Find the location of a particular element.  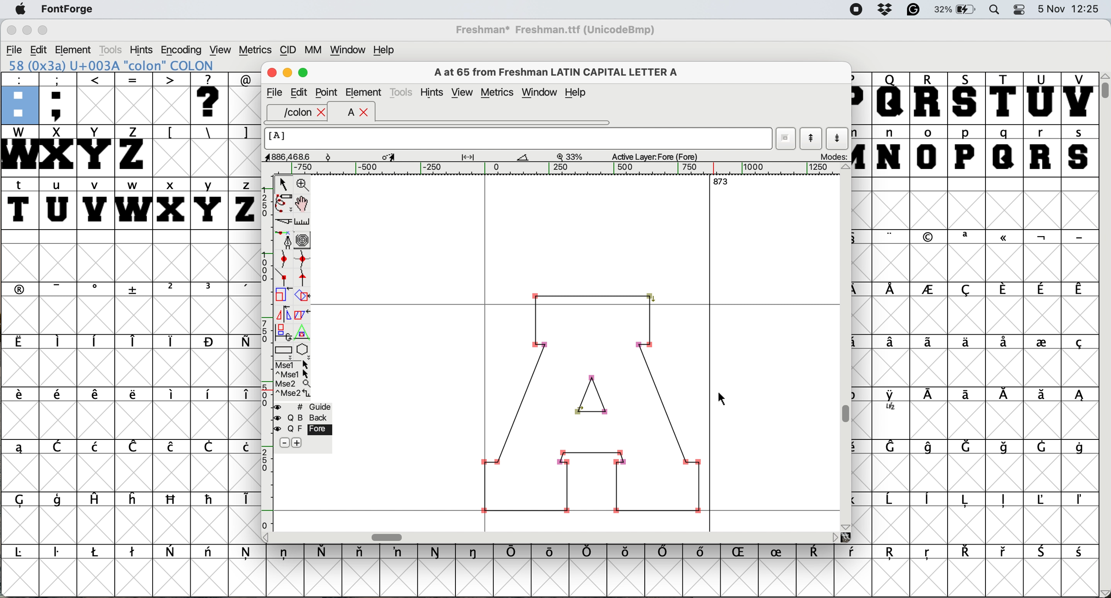

view is located at coordinates (462, 92).